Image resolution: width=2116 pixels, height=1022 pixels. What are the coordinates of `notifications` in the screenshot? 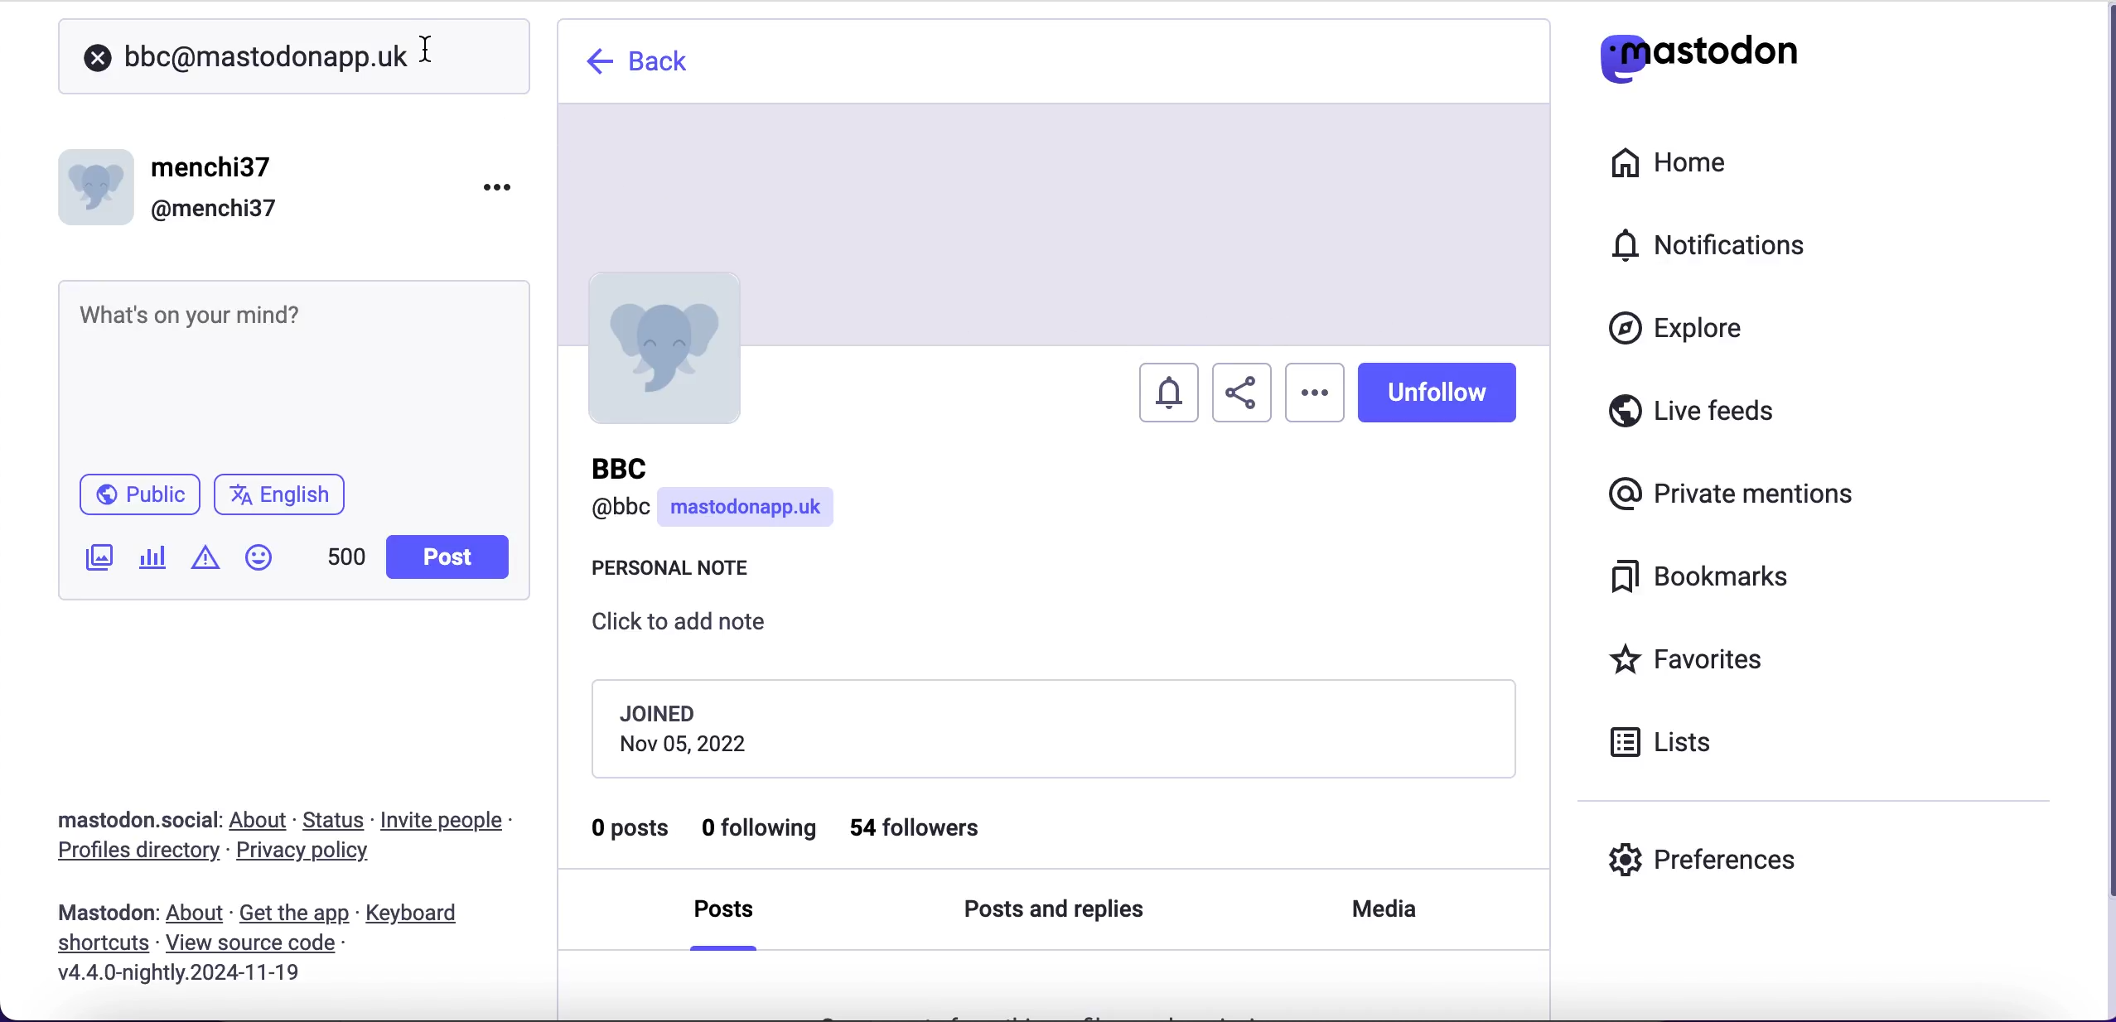 It's located at (1717, 244).